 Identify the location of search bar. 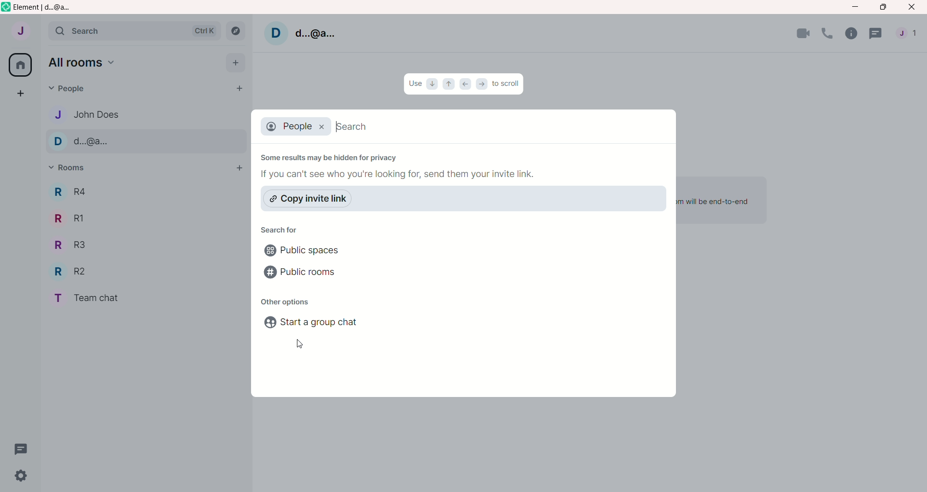
(134, 32).